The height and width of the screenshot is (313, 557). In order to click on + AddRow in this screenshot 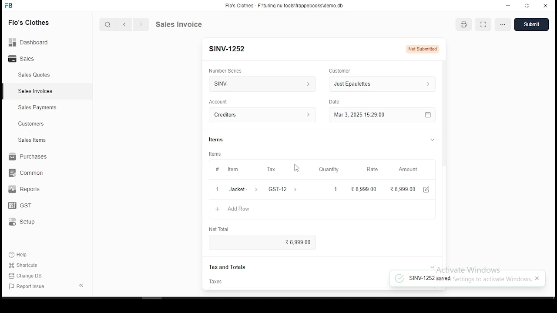, I will do `click(318, 209)`.